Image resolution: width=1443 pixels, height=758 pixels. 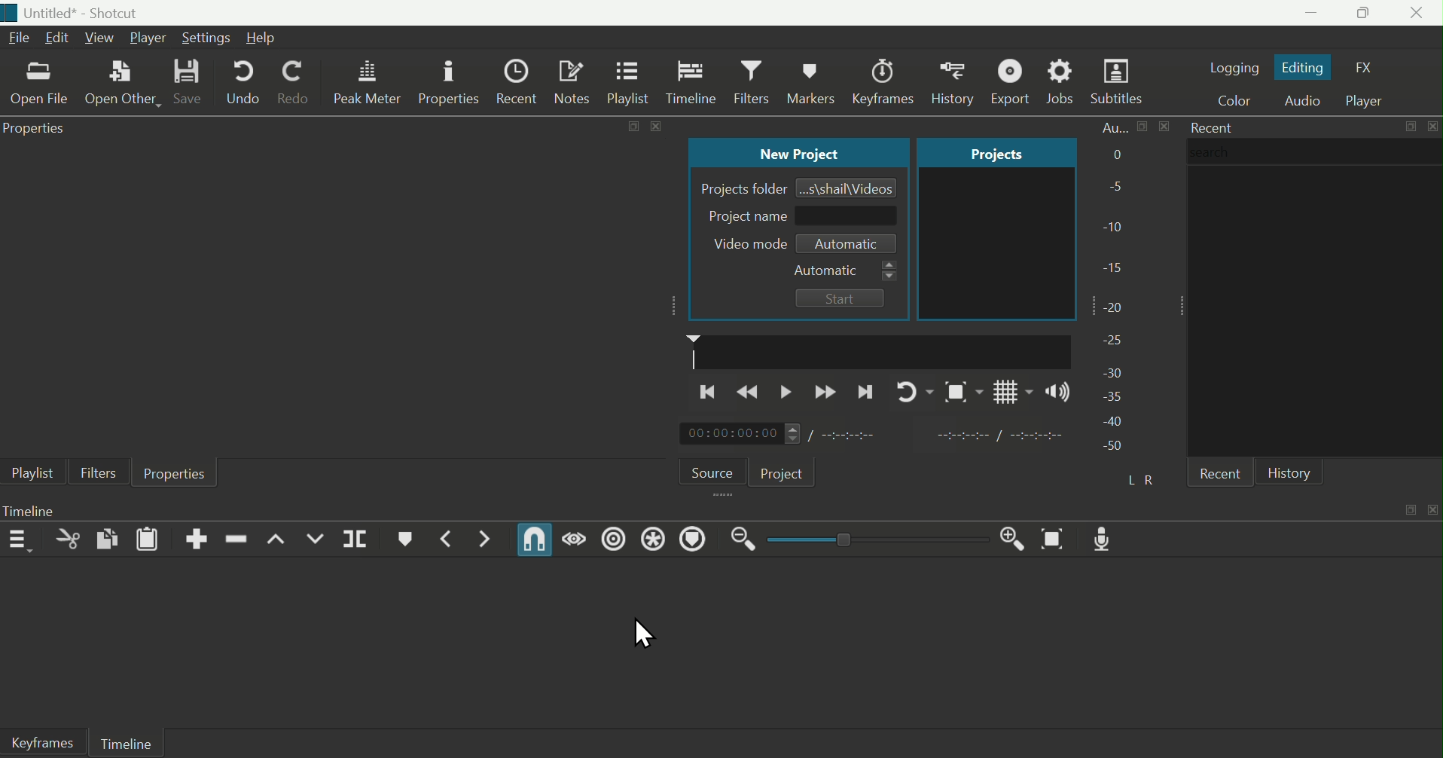 I want to click on 00:00:00:00, so click(x=740, y=434).